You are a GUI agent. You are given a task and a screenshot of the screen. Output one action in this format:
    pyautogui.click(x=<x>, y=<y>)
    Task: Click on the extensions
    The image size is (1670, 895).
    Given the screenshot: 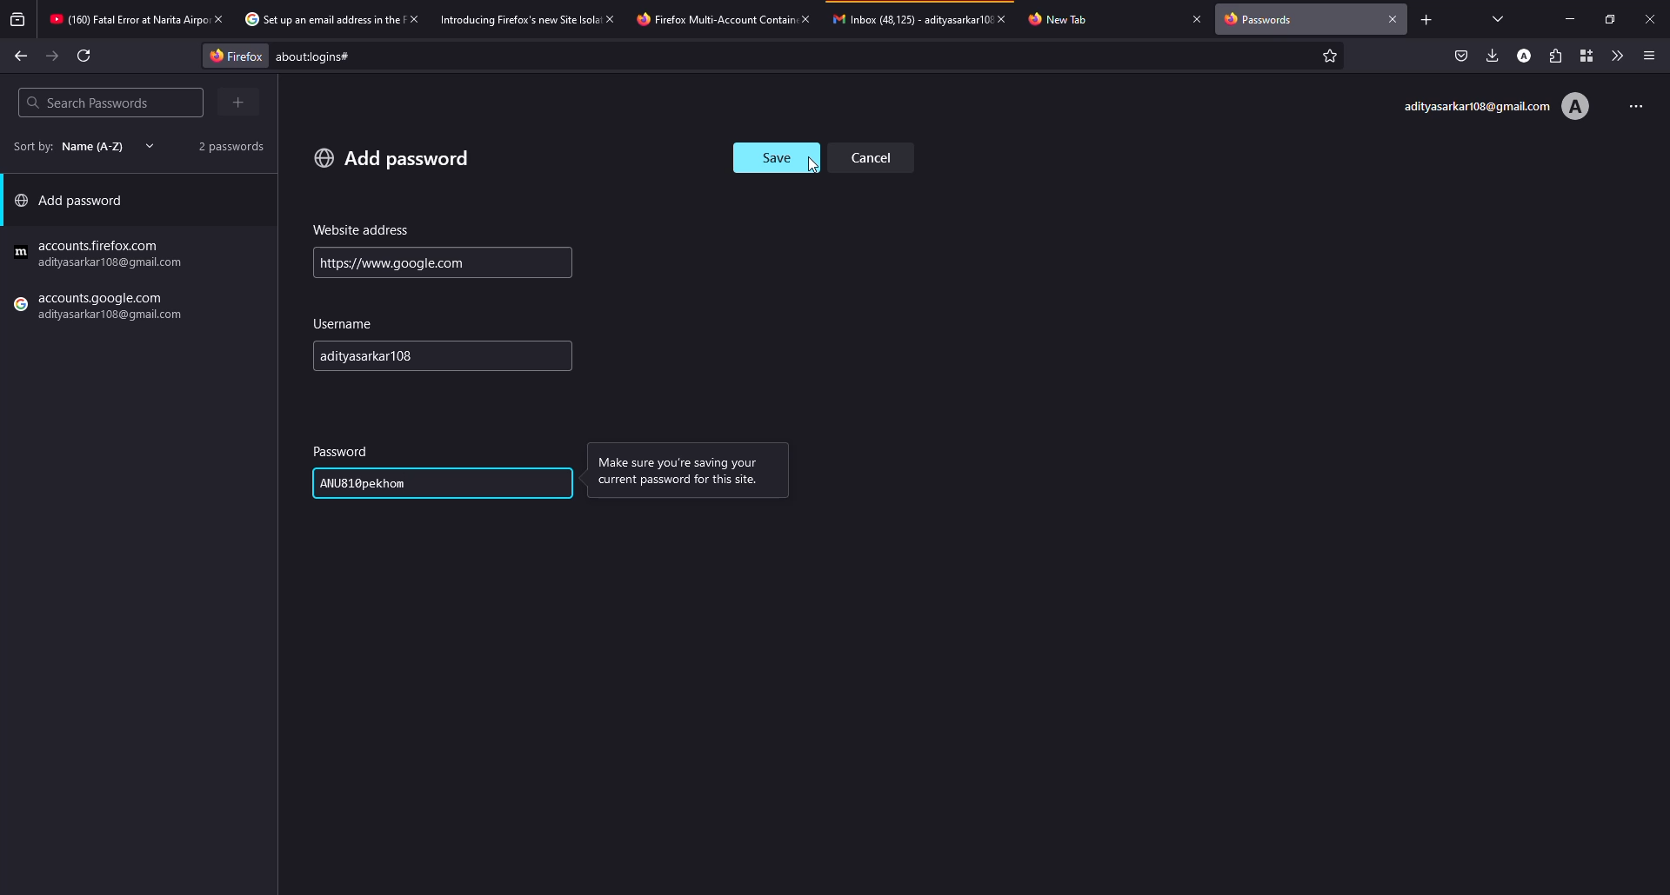 What is the action you would take?
    pyautogui.click(x=1554, y=56)
    